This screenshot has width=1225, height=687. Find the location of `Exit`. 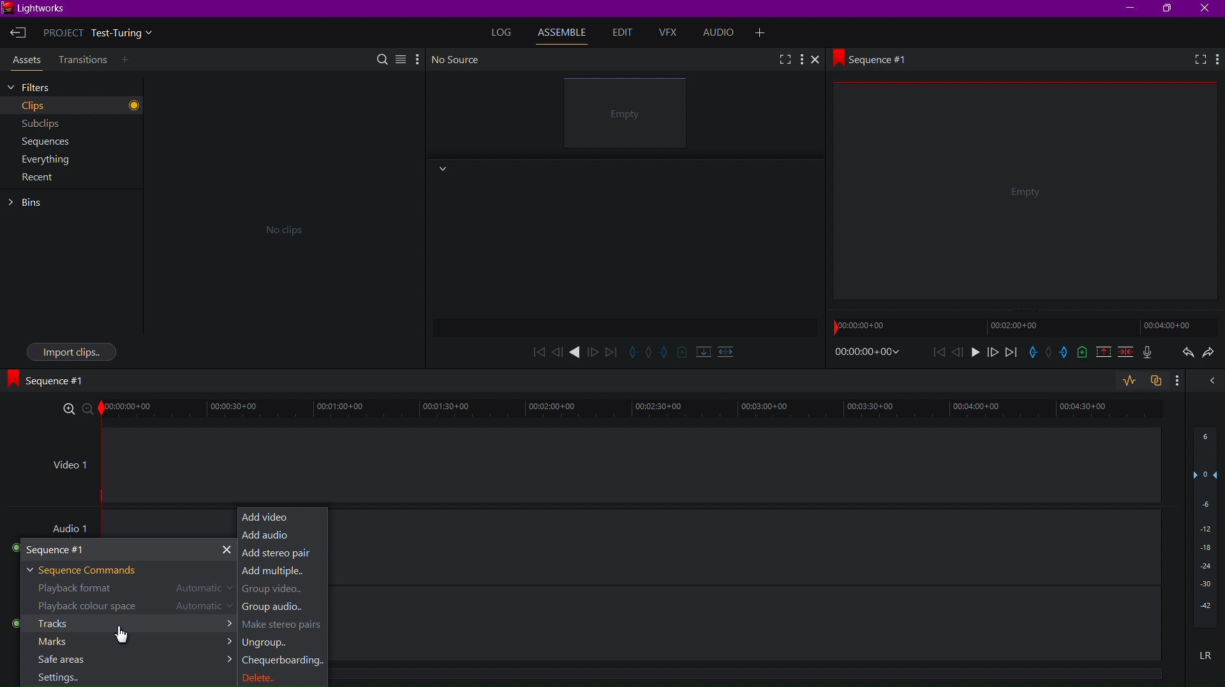

Exit is located at coordinates (18, 34).